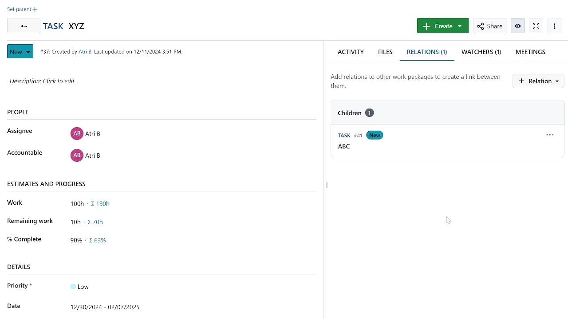 This screenshot has width=568, height=319. What do you see at coordinates (442, 26) in the screenshot?
I see `create` at bounding box center [442, 26].